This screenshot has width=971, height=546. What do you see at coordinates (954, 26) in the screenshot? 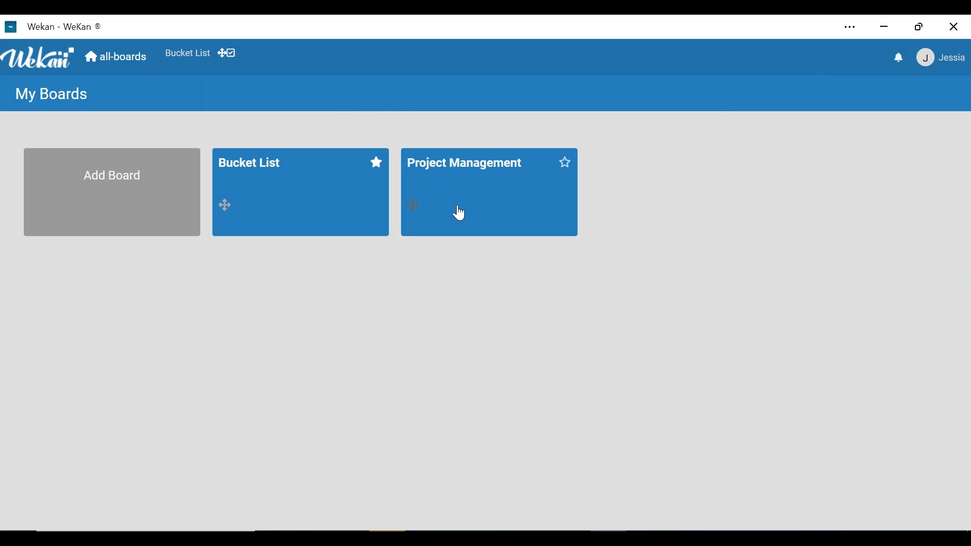
I see `Close` at bounding box center [954, 26].